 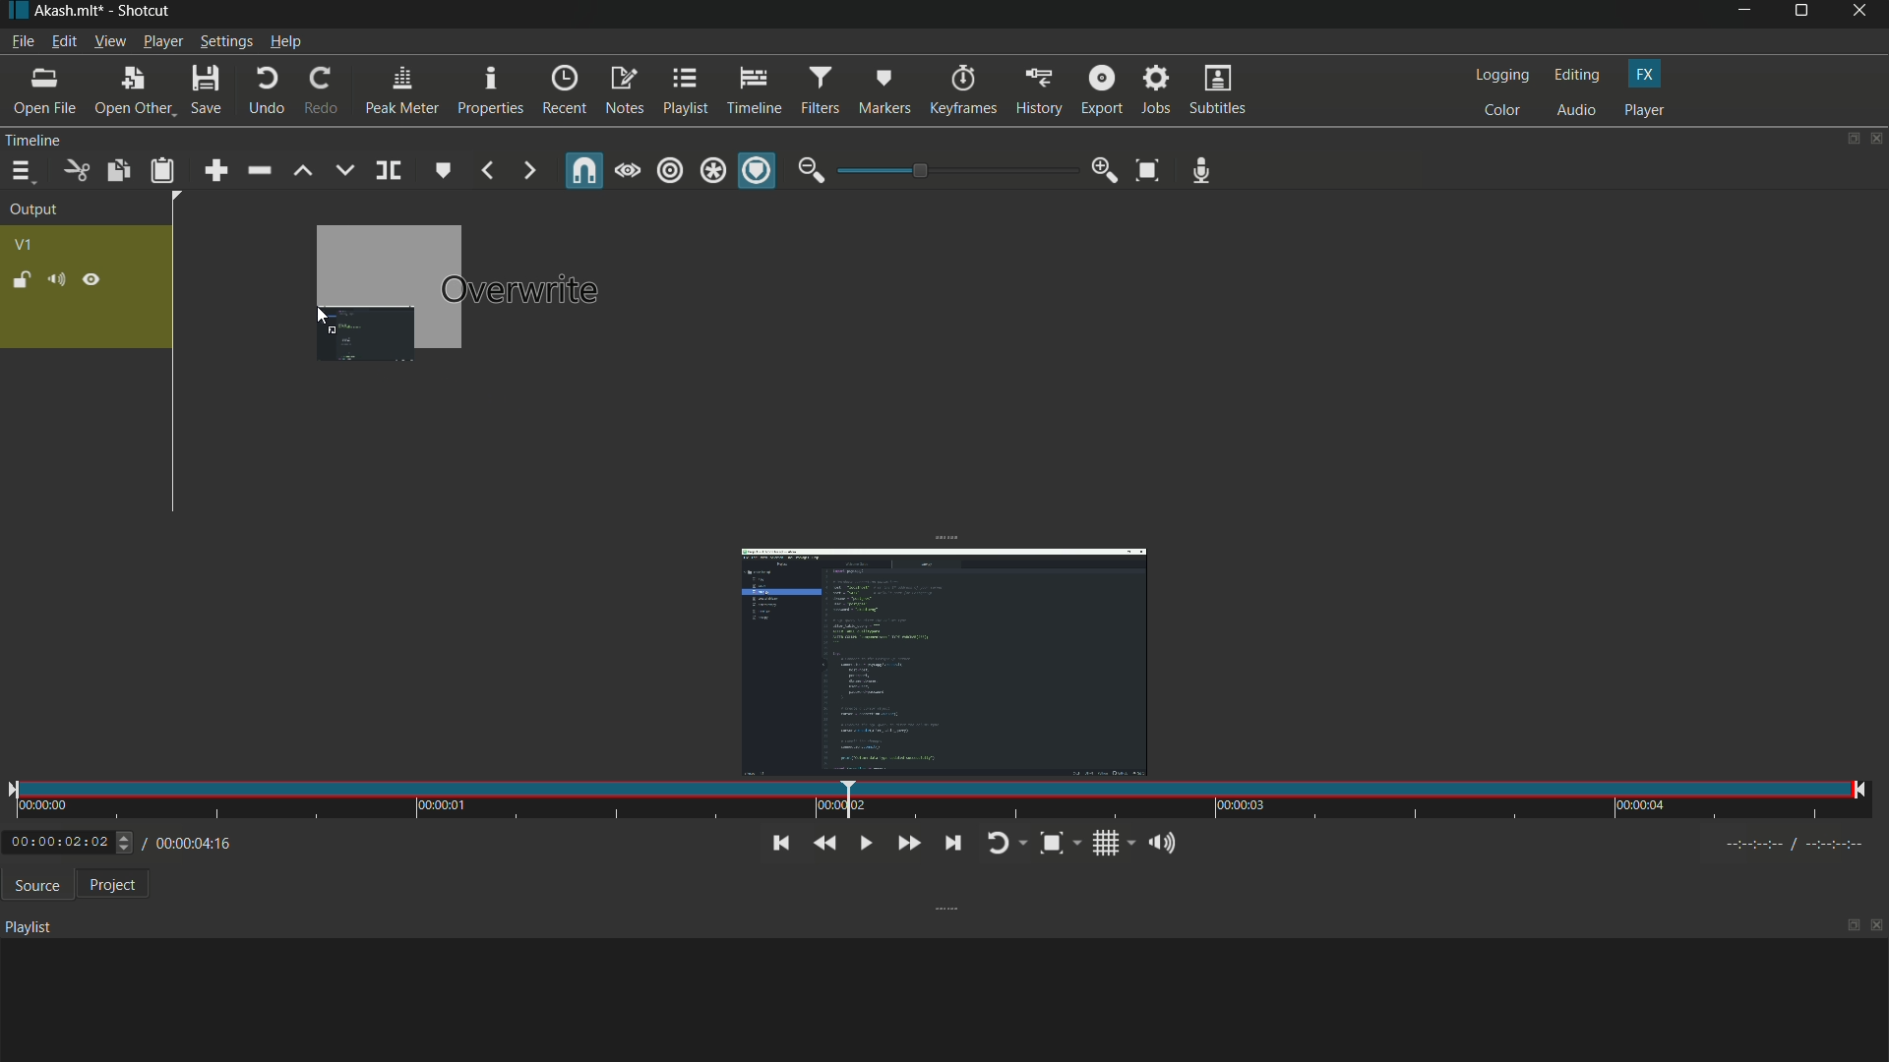 What do you see at coordinates (1498, 76) in the screenshot?
I see `logging` at bounding box center [1498, 76].